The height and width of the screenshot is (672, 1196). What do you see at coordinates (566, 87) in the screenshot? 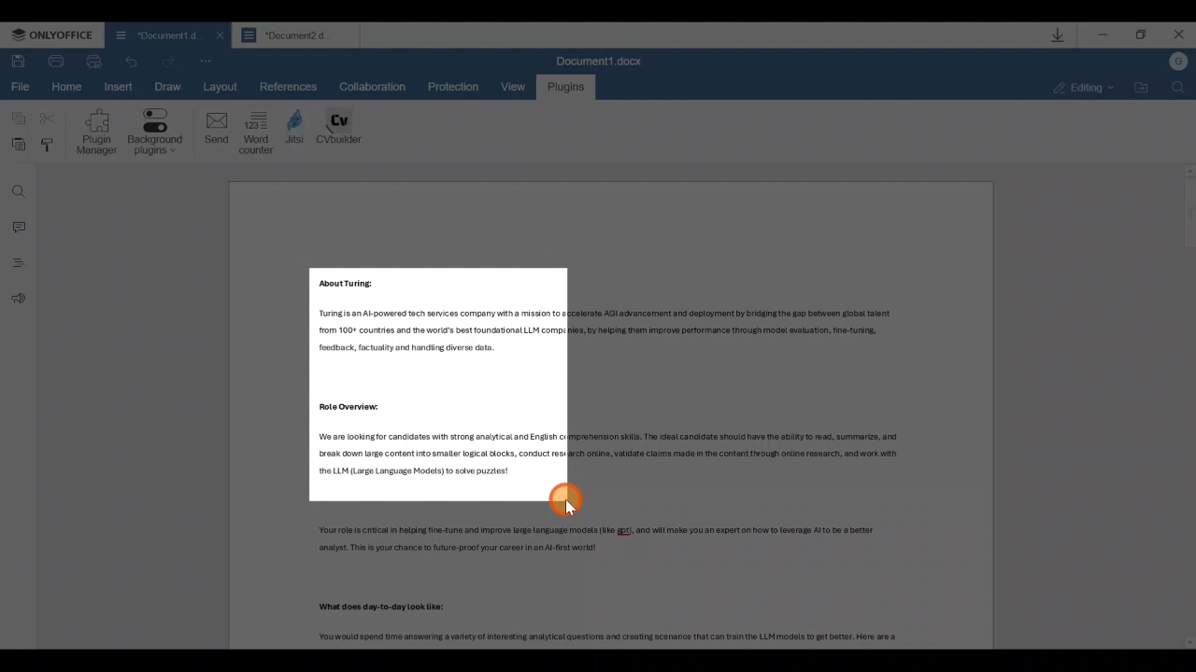
I see `Plugins` at bounding box center [566, 87].